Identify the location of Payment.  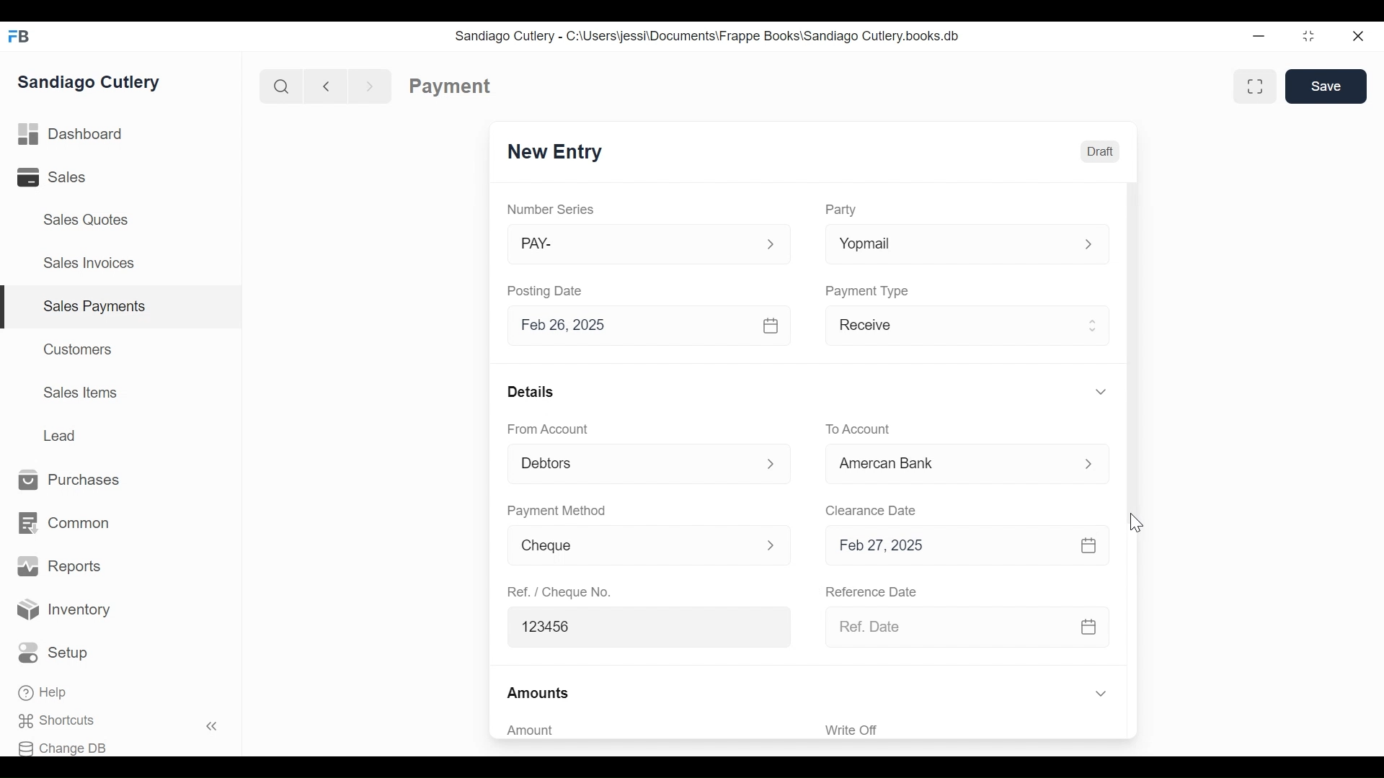
(451, 86).